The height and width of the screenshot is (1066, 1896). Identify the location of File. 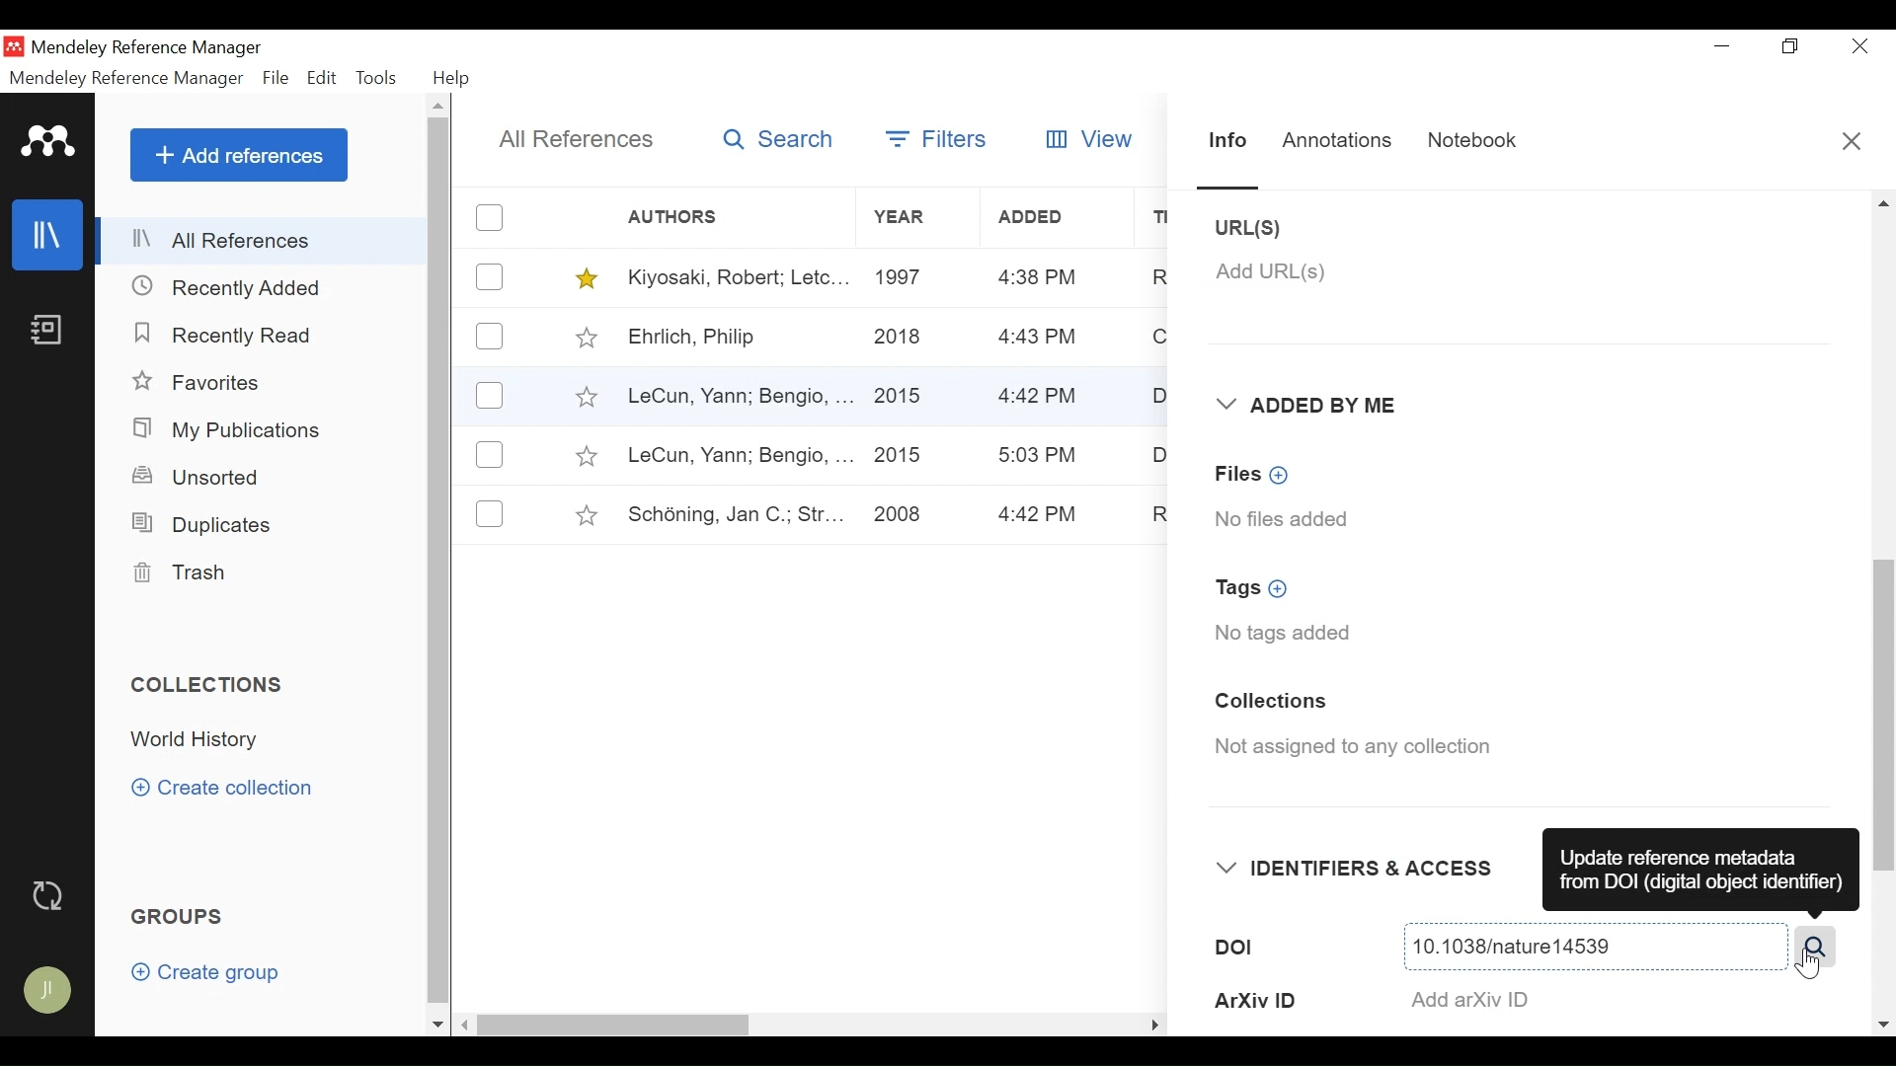
(277, 79).